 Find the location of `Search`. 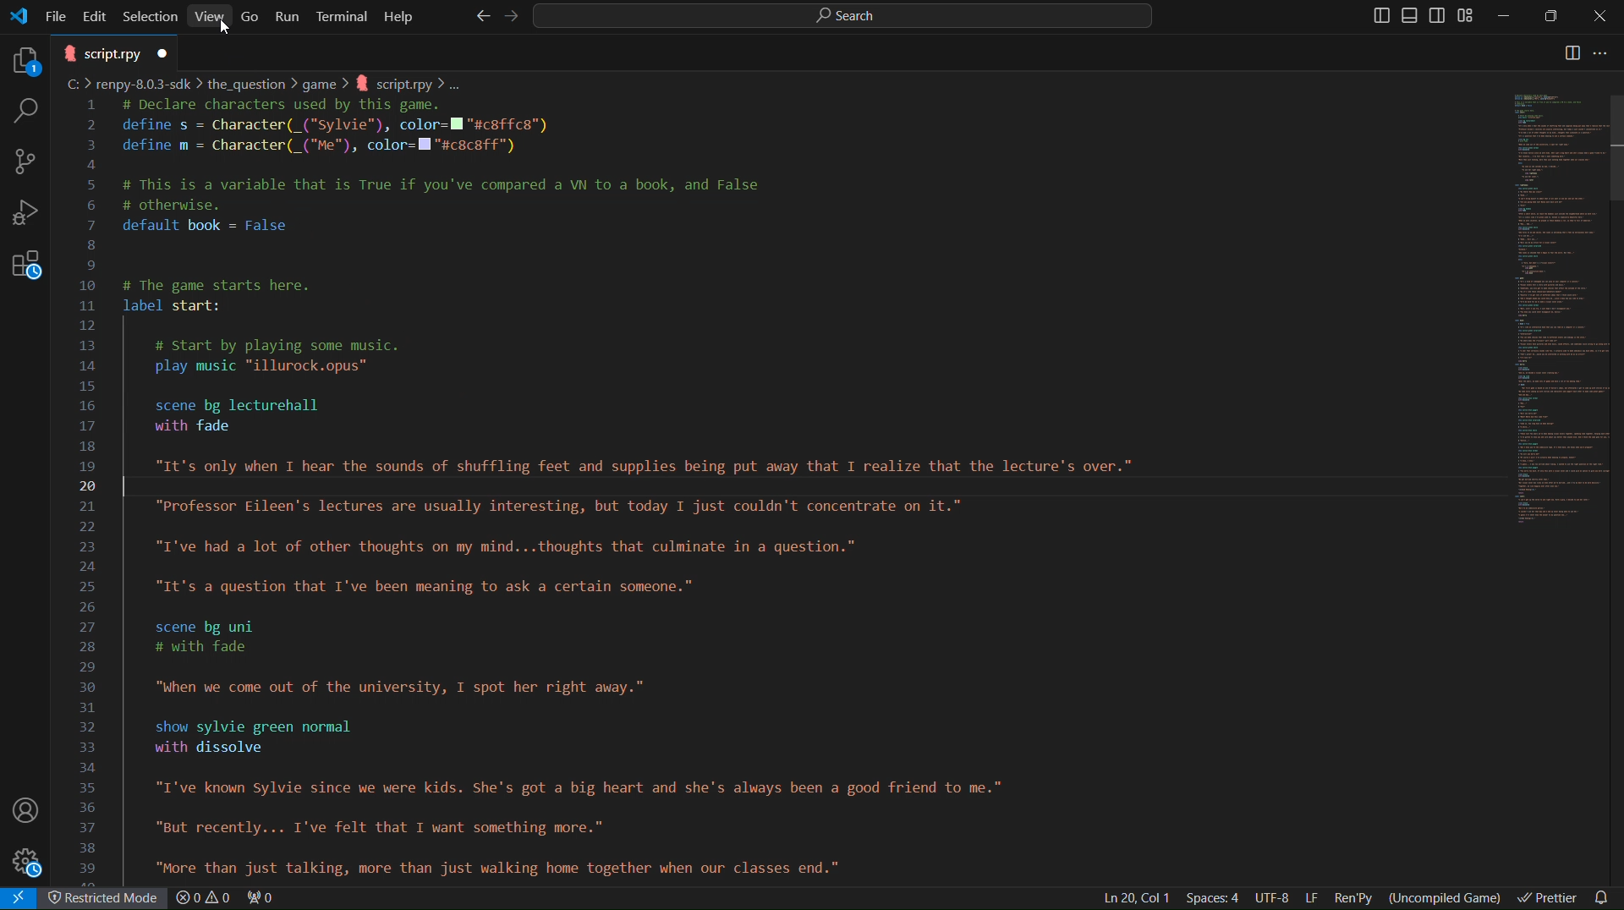

Search is located at coordinates (22, 110).